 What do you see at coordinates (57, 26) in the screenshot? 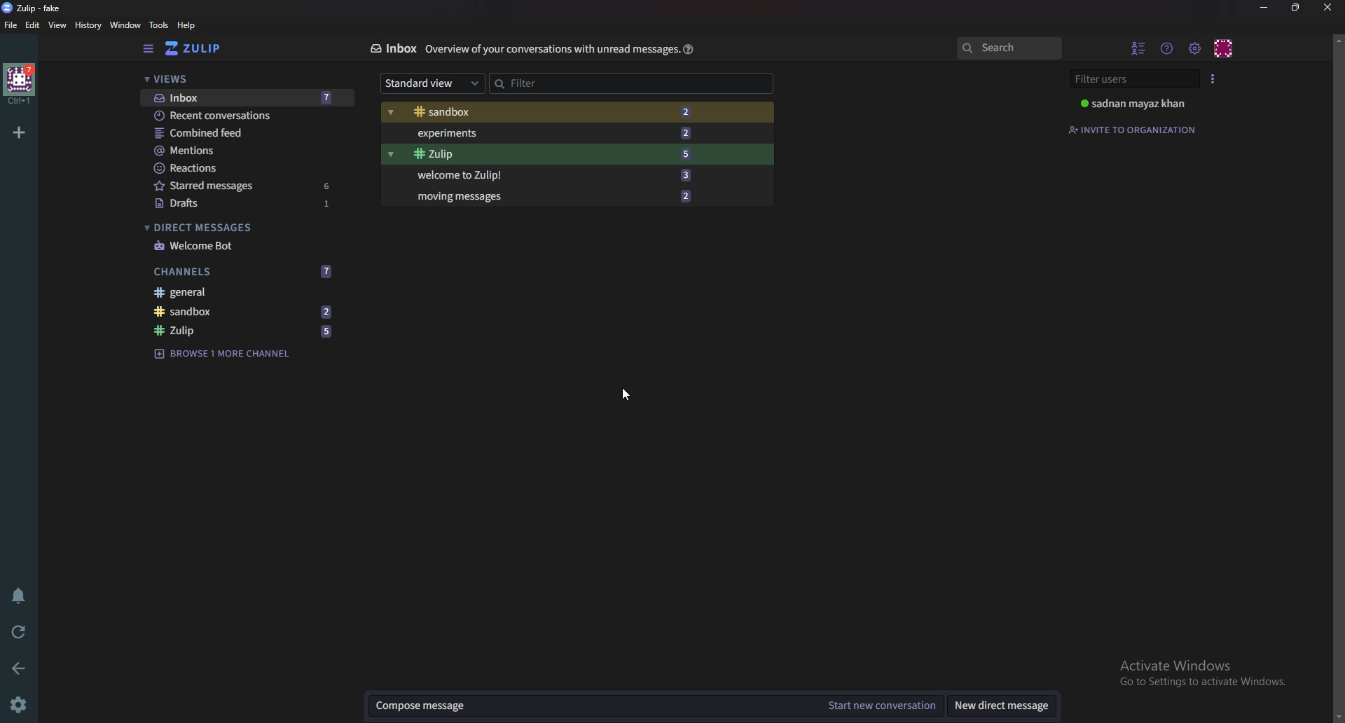
I see `View` at bounding box center [57, 26].